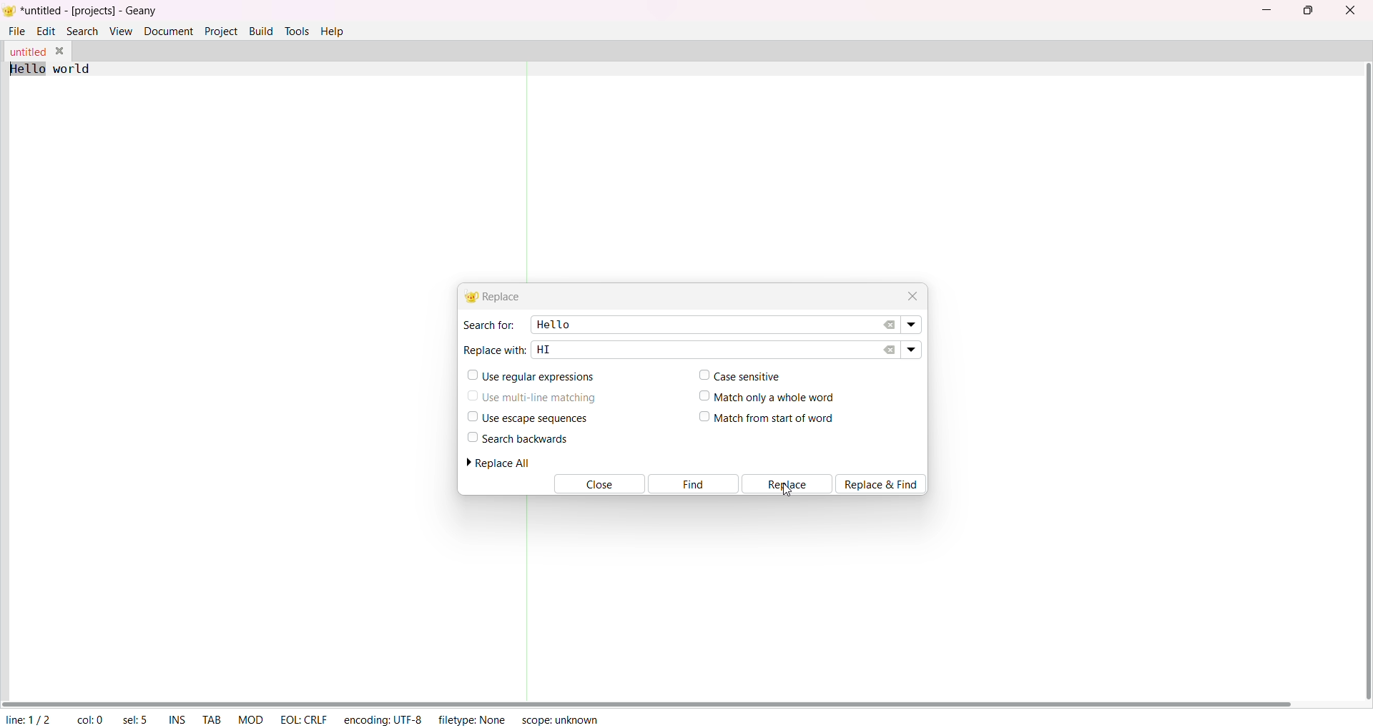  I want to click on find, so click(693, 484).